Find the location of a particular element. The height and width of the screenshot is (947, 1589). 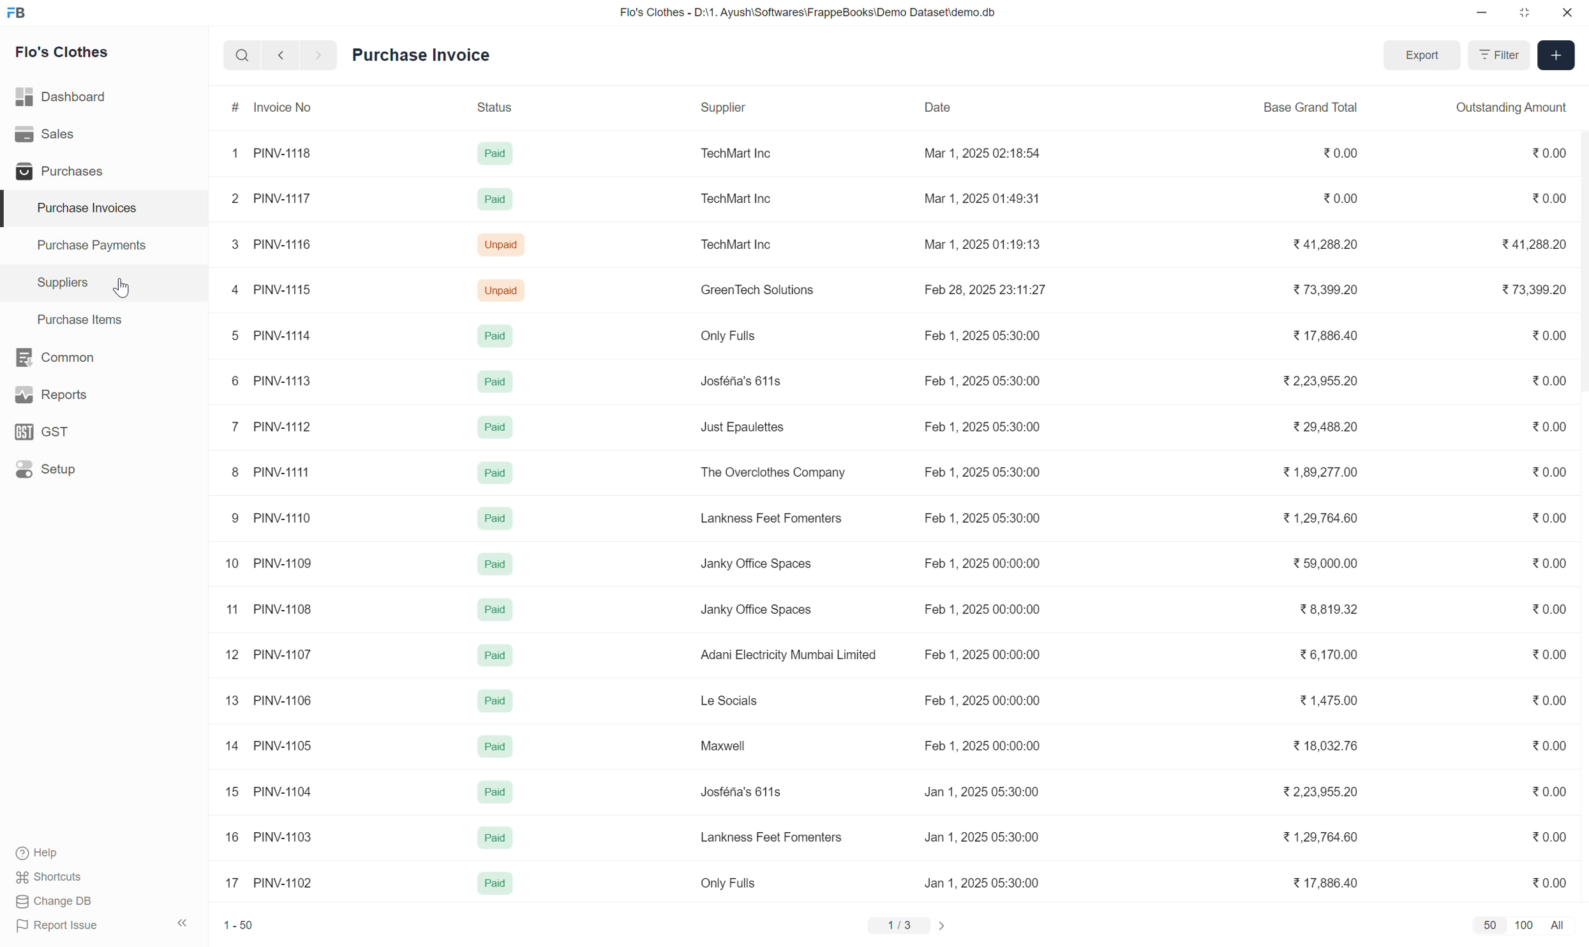

Feb 1, 2025 05:30:00 is located at coordinates (975, 338).